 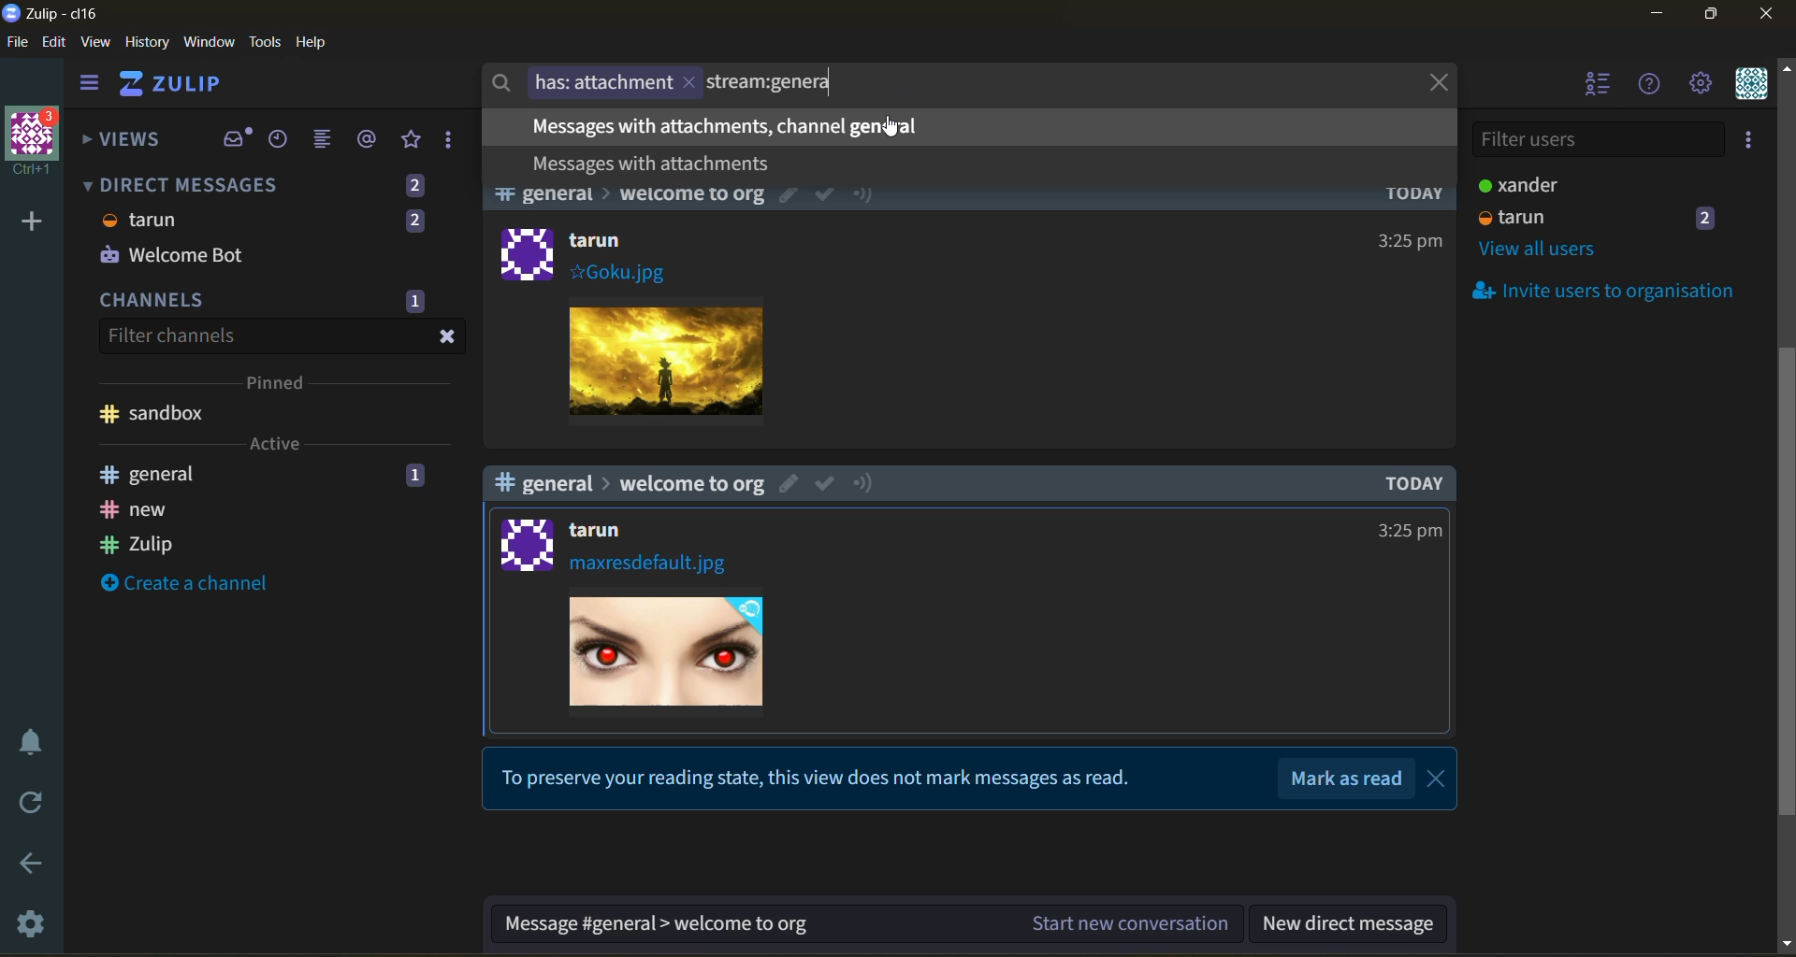 I want to click on # general > welcome to org, so click(x=631, y=193).